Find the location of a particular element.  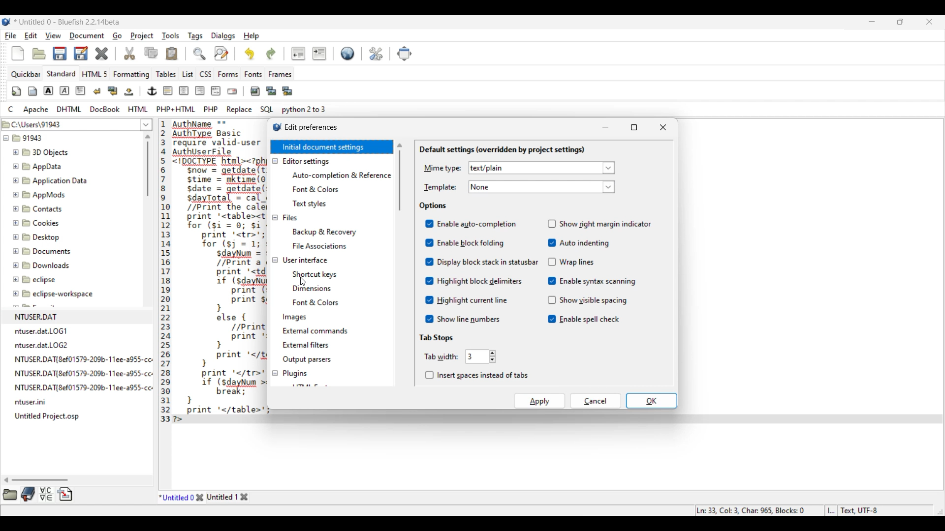

ntuser.dat.LOG2 is located at coordinates (45, 344).